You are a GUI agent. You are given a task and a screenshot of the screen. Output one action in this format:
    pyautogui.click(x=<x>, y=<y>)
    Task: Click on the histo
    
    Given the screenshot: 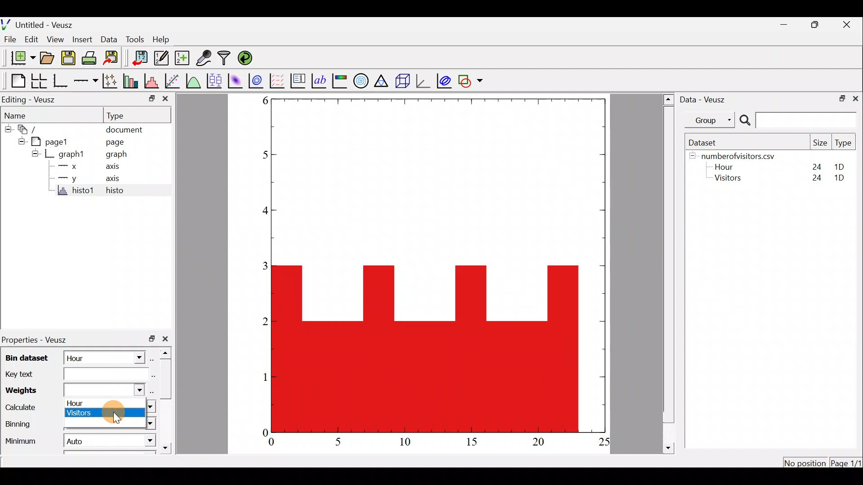 What is the action you would take?
    pyautogui.click(x=116, y=192)
    